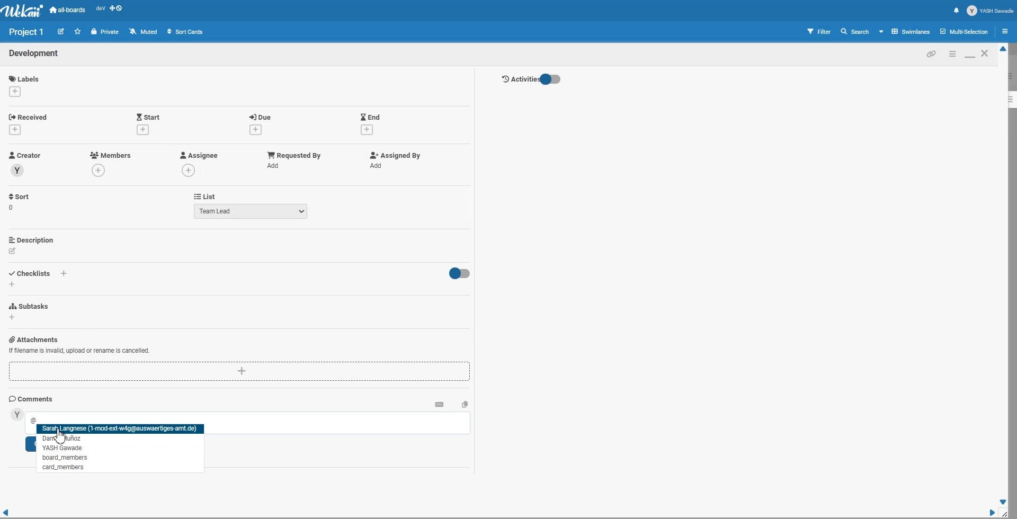 The height and width of the screenshot is (519, 1017). What do you see at coordinates (378, 166) in the screenshot?
I see `add` at bounding box center [378, 166].